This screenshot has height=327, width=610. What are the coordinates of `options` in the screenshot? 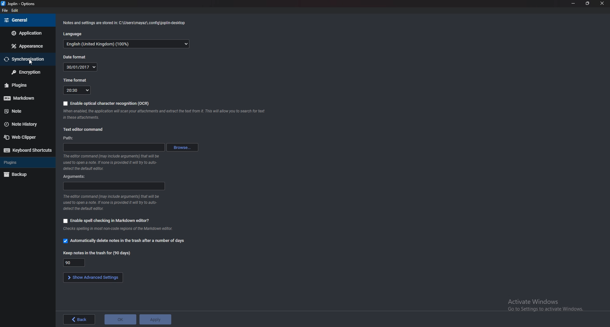 It's located at (19, 4).